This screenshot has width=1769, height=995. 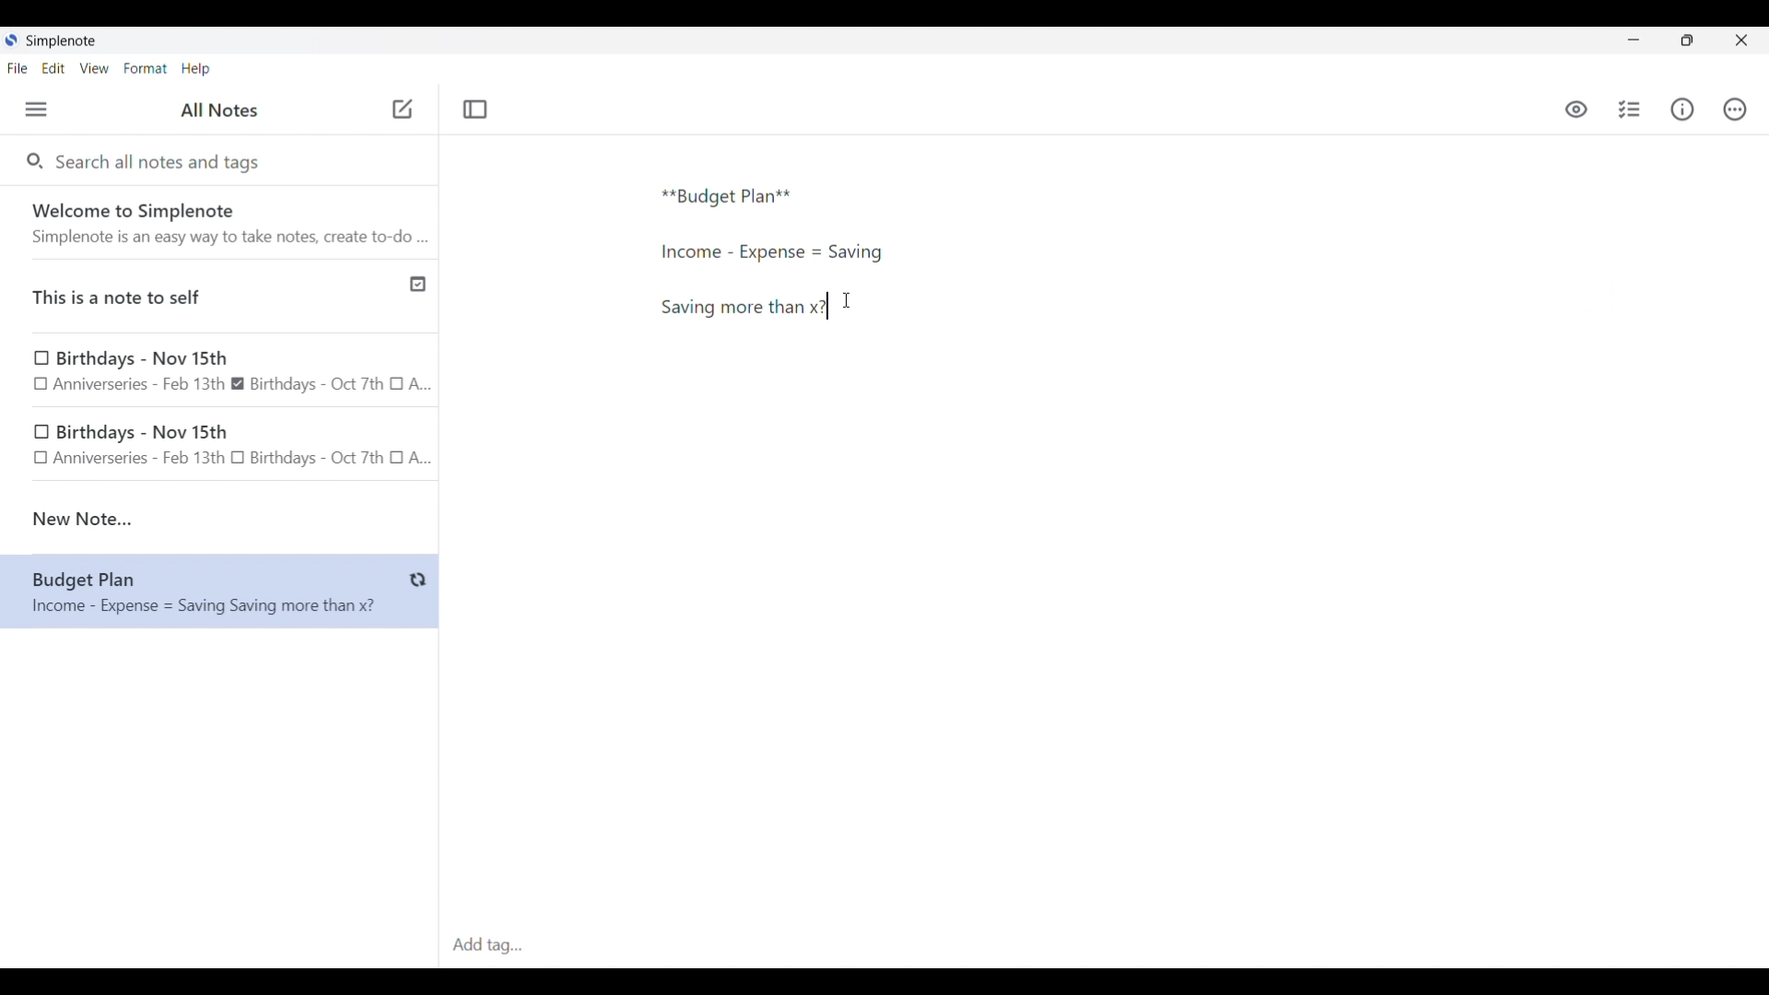 What do you see at coordinates (224, 222) in the screenshot?
I see `Software welcome note` at bounding box center [224, 222].